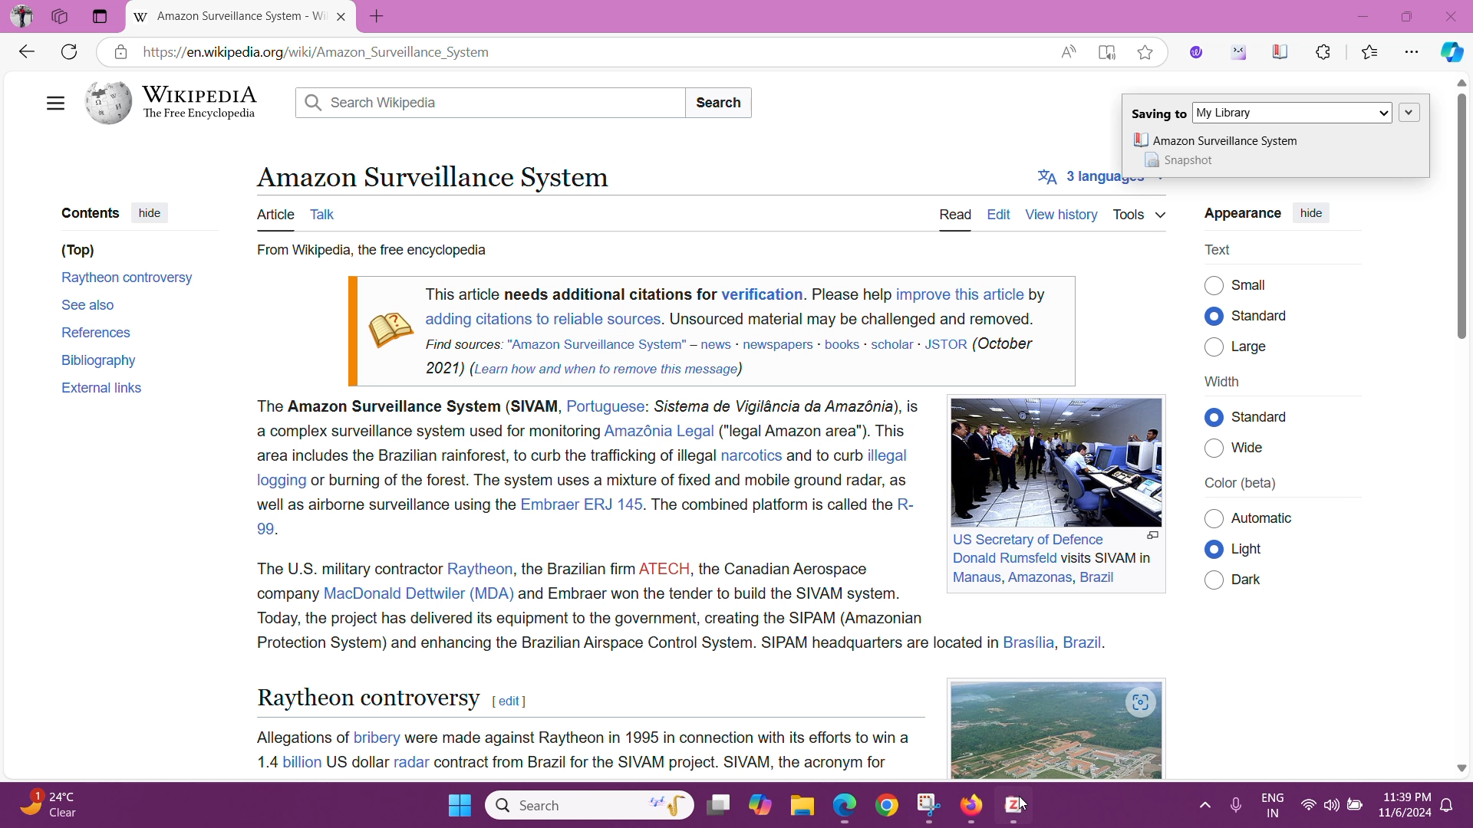  What do you see at coordinates (301, 762) in the screenshot?
I see `billion` at bounding box center [301, 762].